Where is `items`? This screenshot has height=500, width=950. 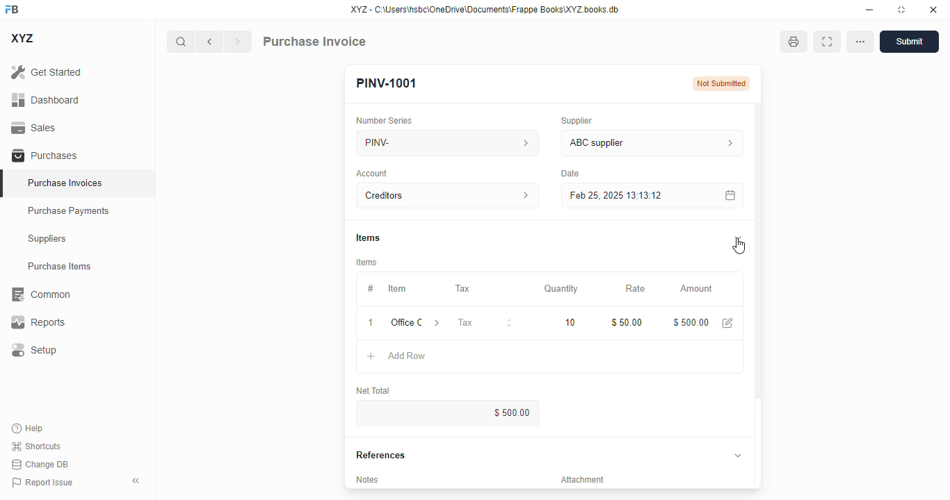 items is located at coordinates (368, 238).